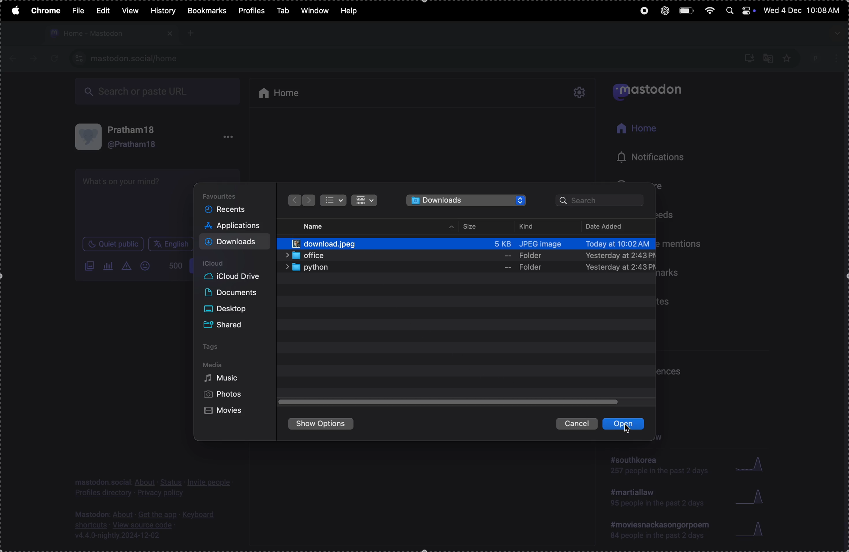  What do you see at coordinates (235, 242) in the screenshot?
I see `Down loads` at bounding box center [235, 242].